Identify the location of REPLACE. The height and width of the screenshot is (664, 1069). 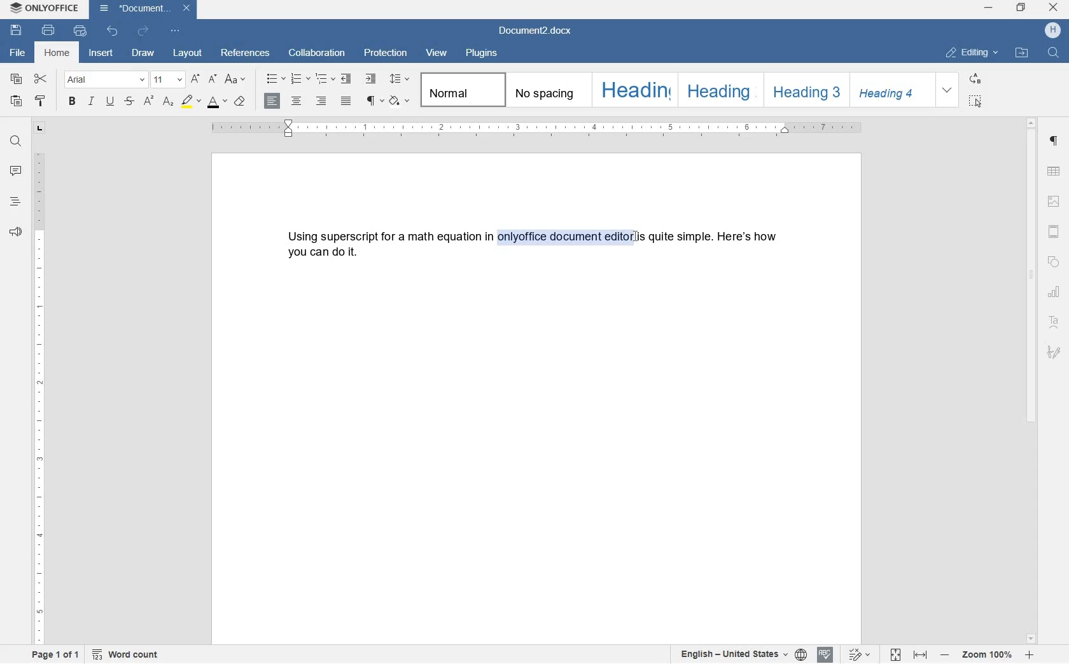
(975, 80).